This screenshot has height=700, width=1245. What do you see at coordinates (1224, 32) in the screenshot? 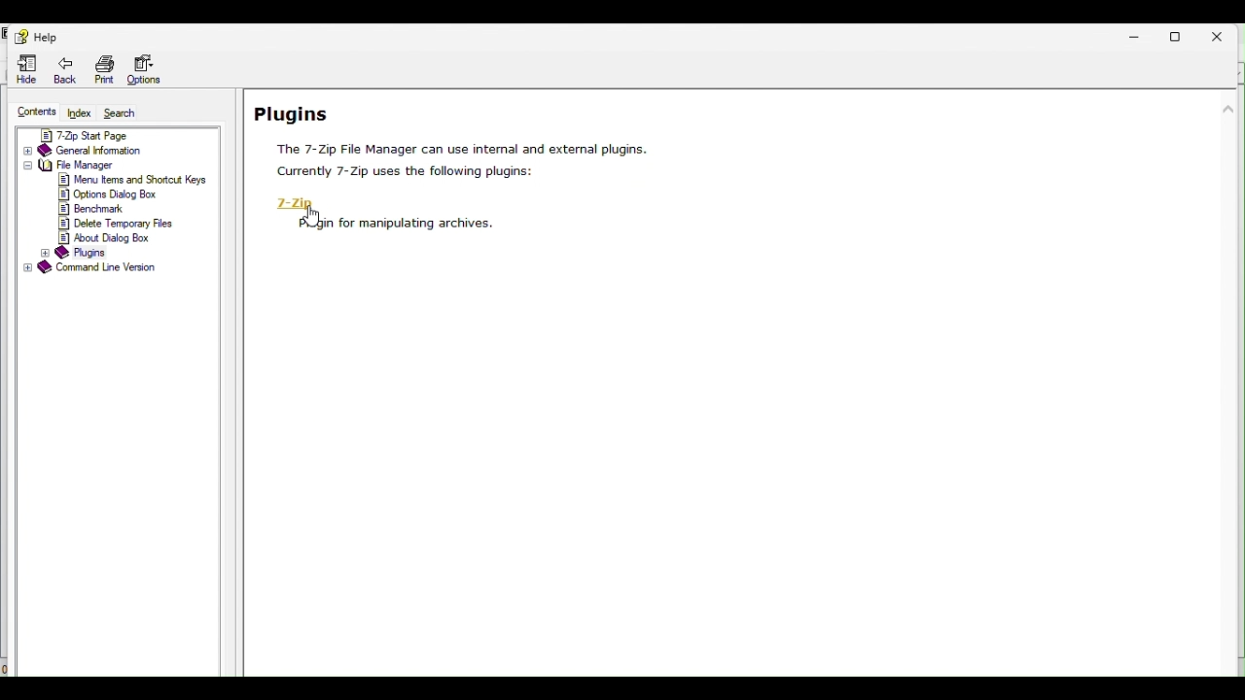
I see `close` at bounding box center [1224, 32].